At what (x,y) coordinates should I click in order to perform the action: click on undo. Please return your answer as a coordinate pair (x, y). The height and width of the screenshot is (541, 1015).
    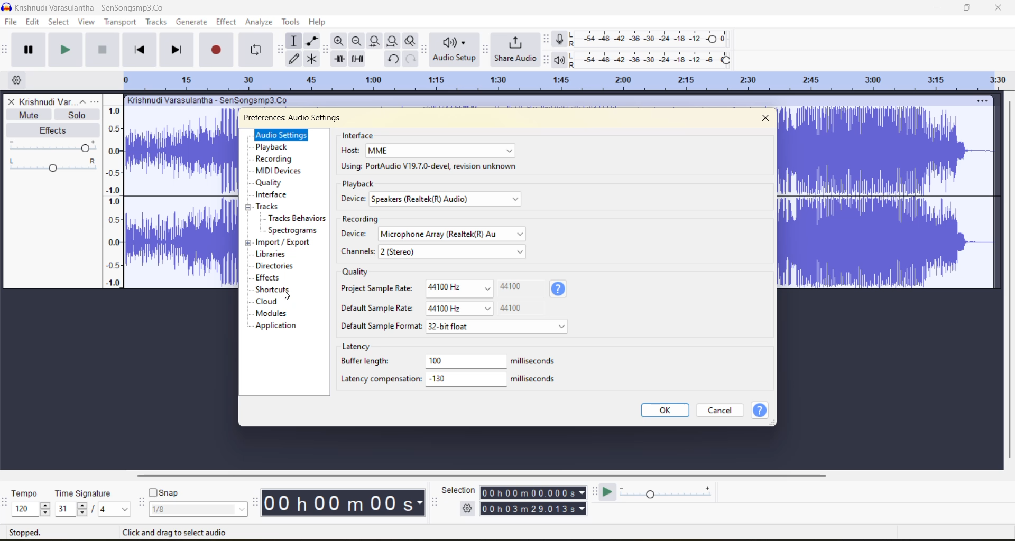
    Looking at the image, I should click on (393, 59).